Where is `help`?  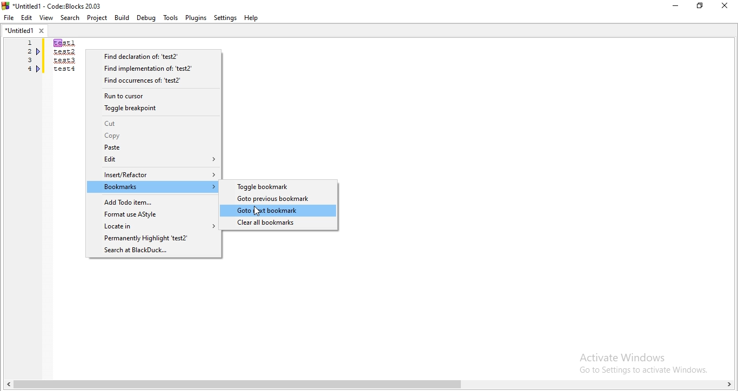
help is located at coordinates (252, 18).